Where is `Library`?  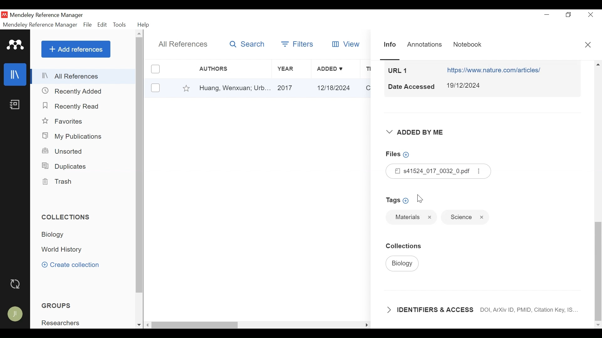 Library is located at coordinates (16, 74).